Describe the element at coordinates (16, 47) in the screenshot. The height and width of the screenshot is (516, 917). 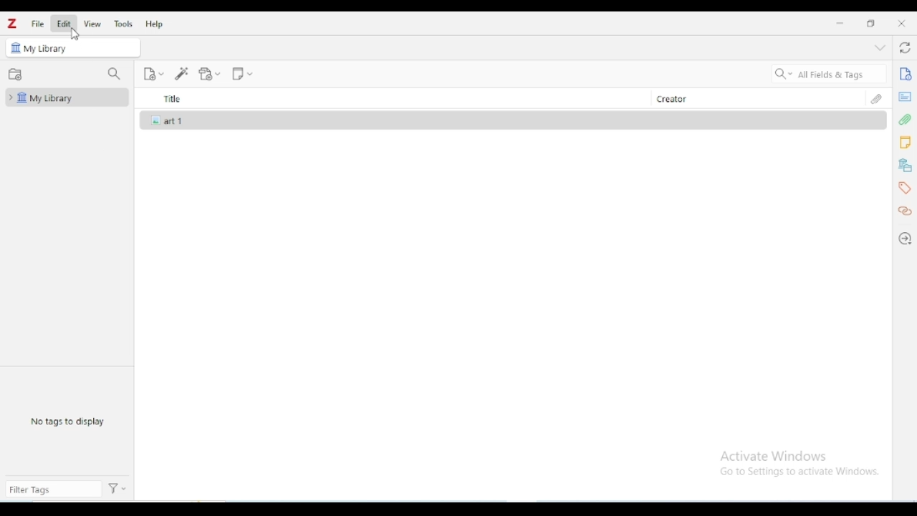
I see `icon` at that location.